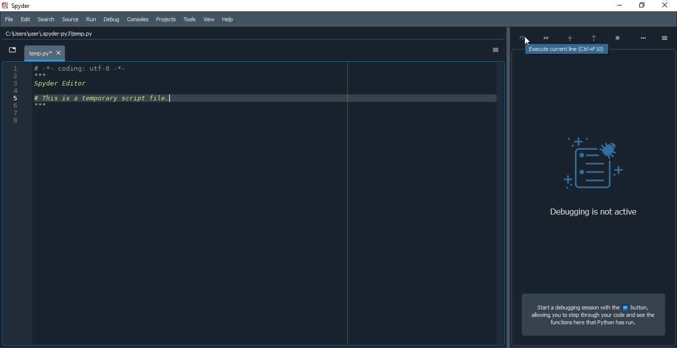 The image size is (677, 348). What do you see at coordinates (12, 50) in the screenshot?
I see `dropdown` at bounding box center [12, 50].